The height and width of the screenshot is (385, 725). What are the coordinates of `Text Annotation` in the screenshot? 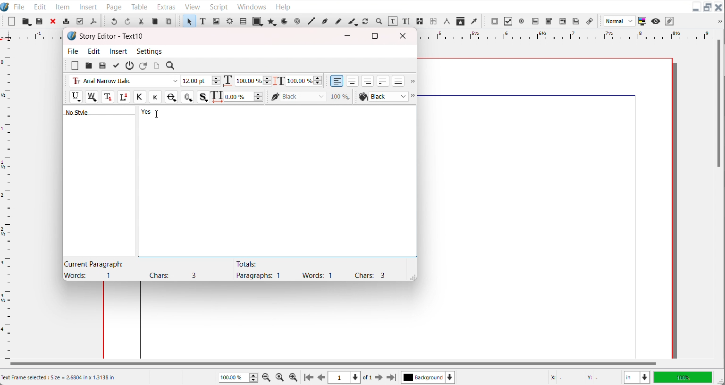 It's located at (576, 21).